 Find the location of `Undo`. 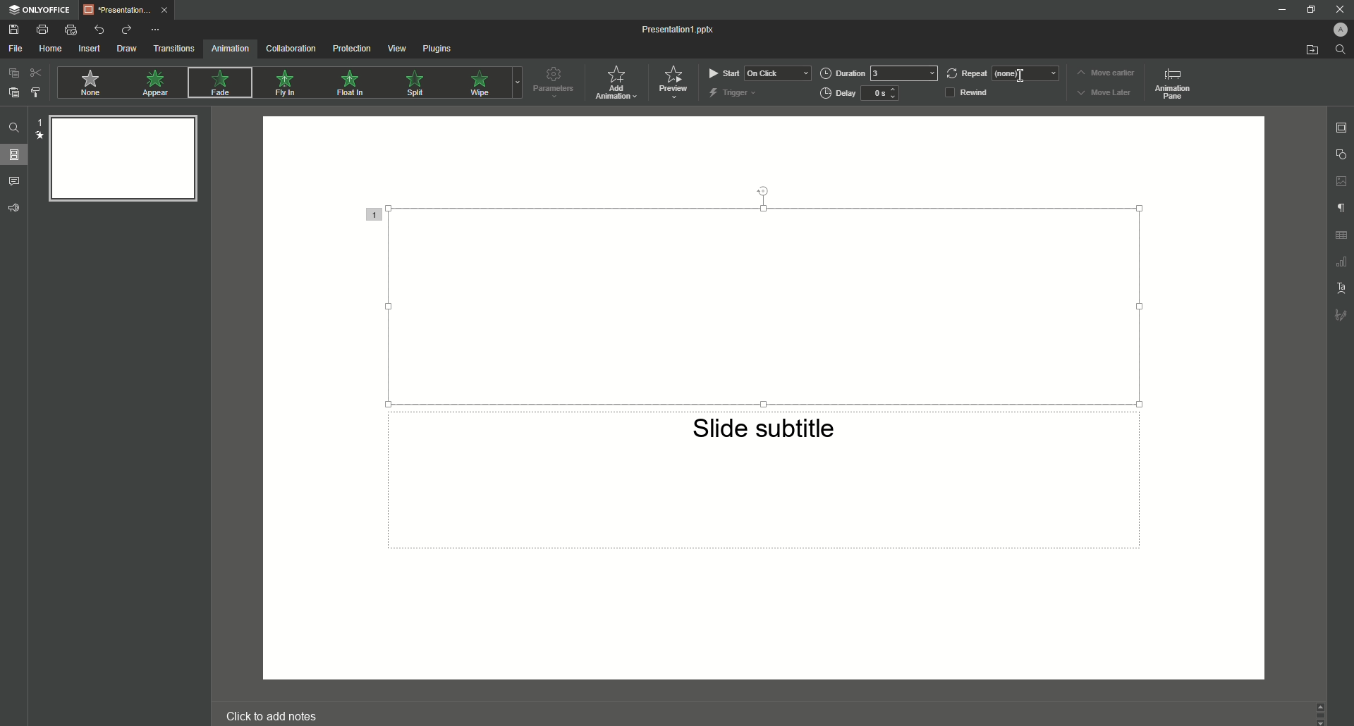

Undo is located at coordinates (98, 29).